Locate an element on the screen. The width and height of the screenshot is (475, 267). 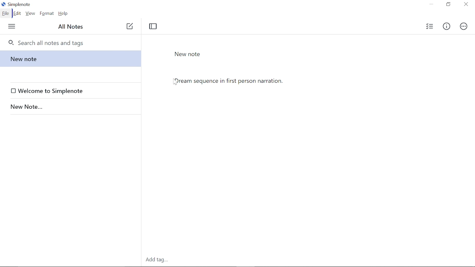
Search all notes and tags is located at coordinates (69, 42).